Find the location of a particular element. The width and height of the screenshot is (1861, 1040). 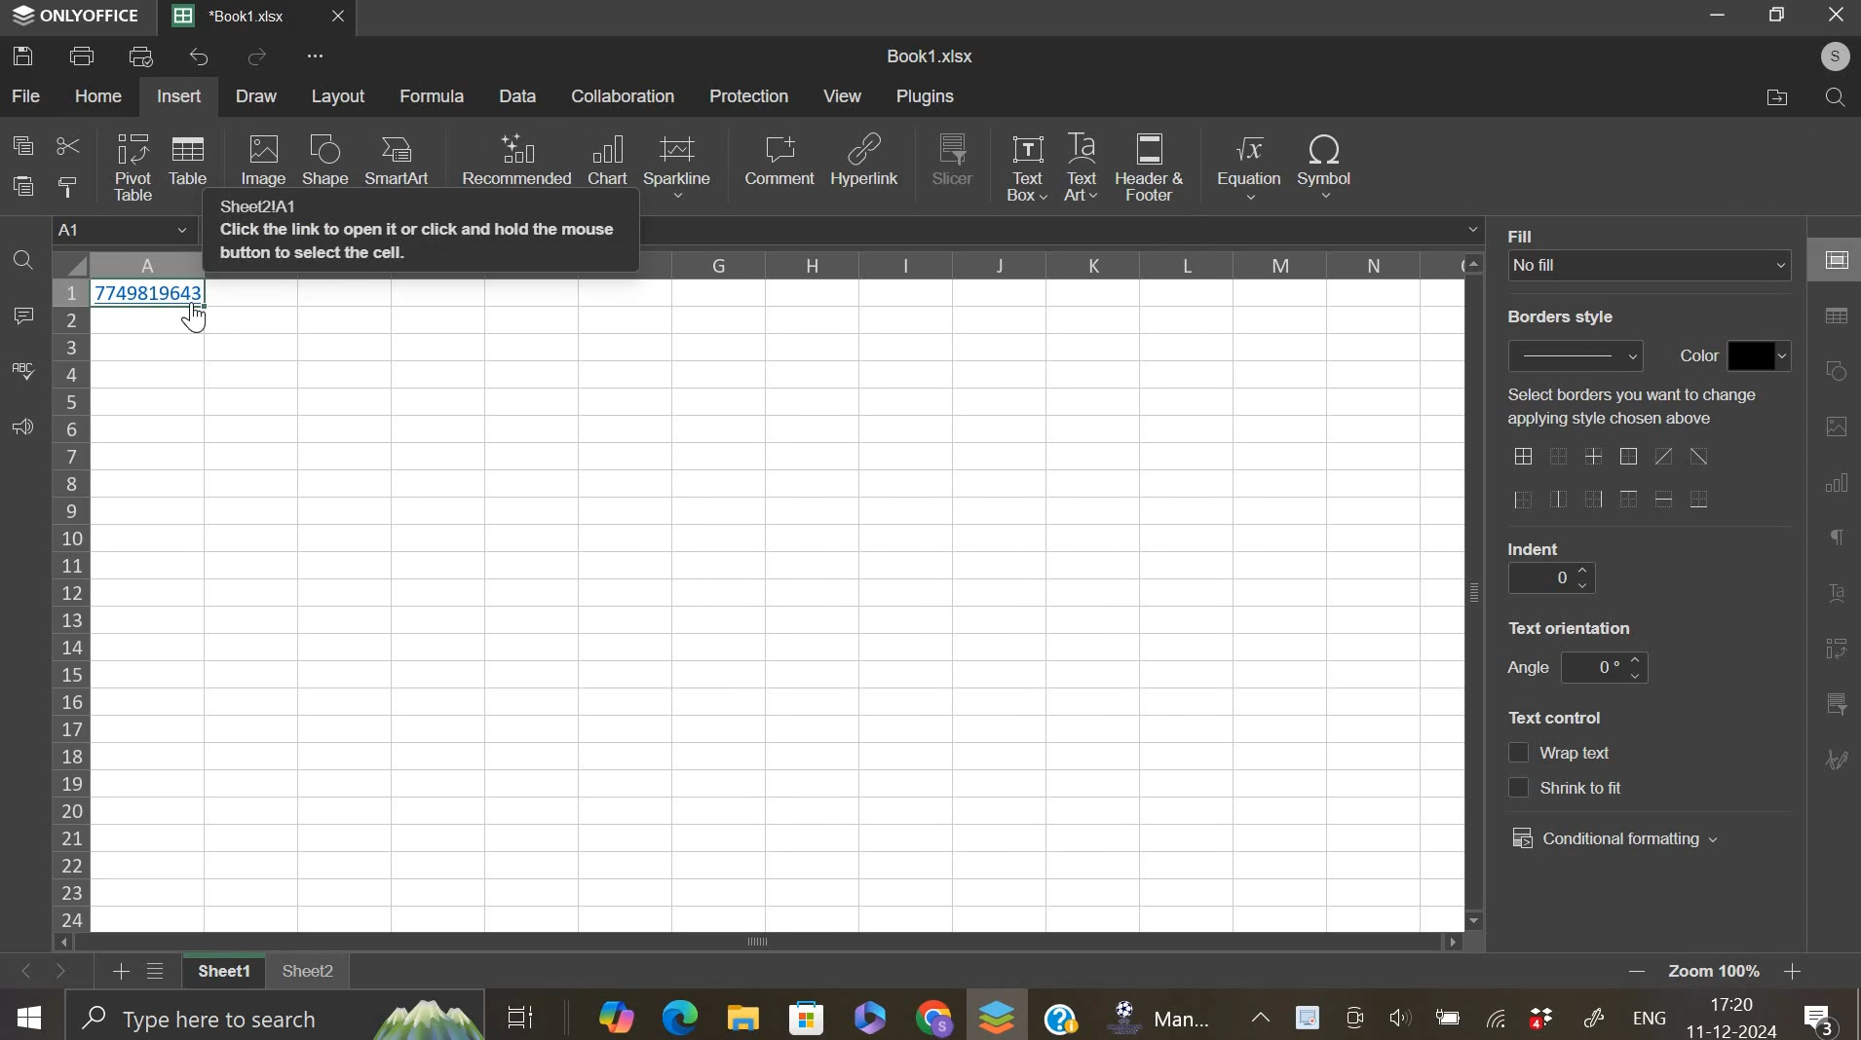

file is located at coordinates (27, 95).